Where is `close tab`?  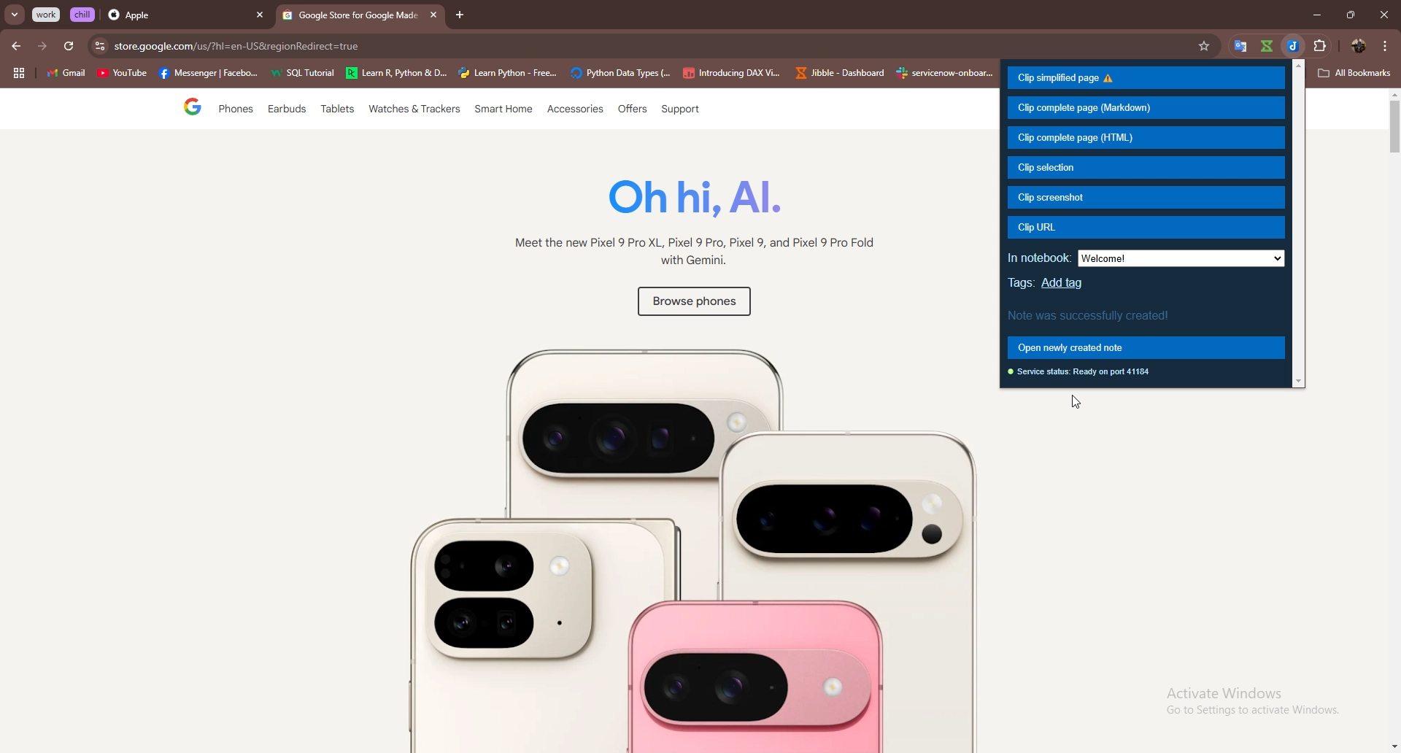
close tab is located at coordinates (431, 15).